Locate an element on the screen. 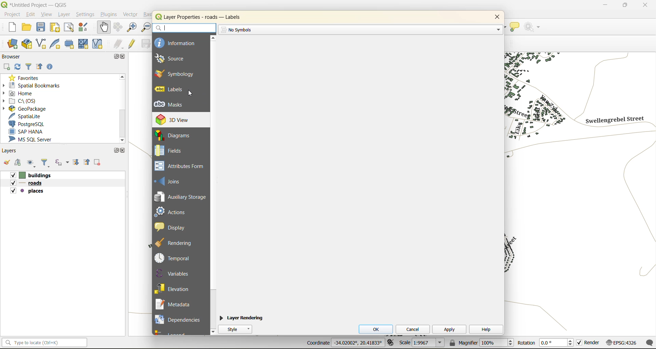 This screenshot has width=656, height=349. cancel is located at coordinates (416, 330).